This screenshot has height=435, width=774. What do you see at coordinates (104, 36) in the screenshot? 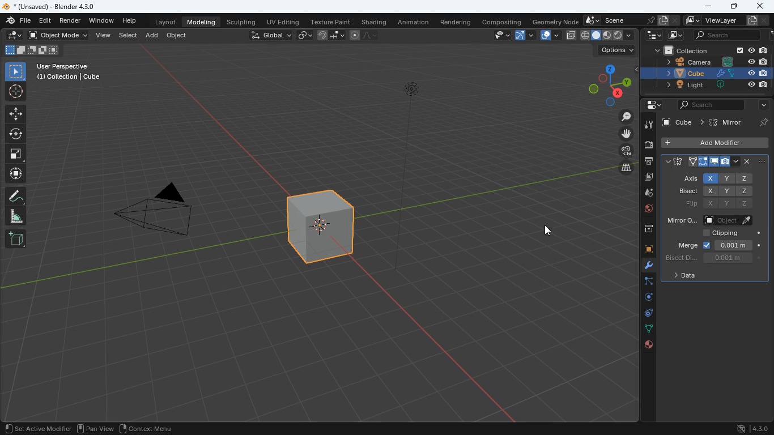
I see `view` at bounding box center [104, 36].